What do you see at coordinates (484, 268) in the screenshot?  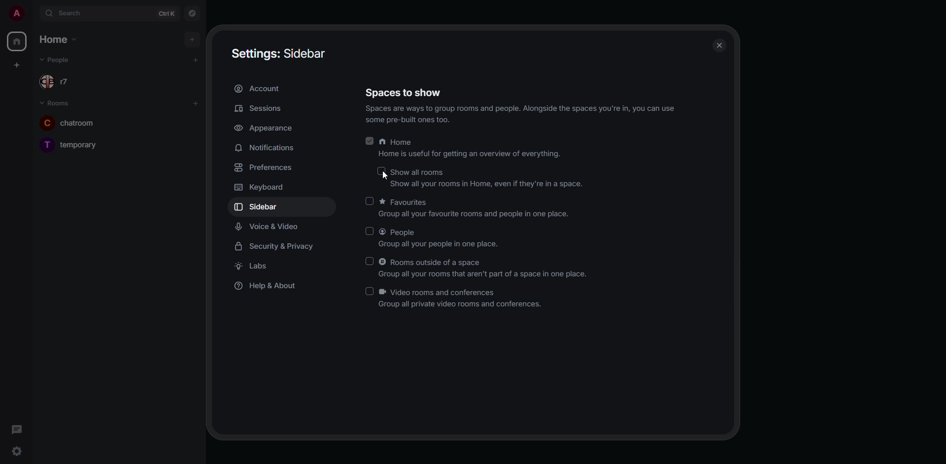 I see `rooms outside of a space` at bounding box center [484, 268].